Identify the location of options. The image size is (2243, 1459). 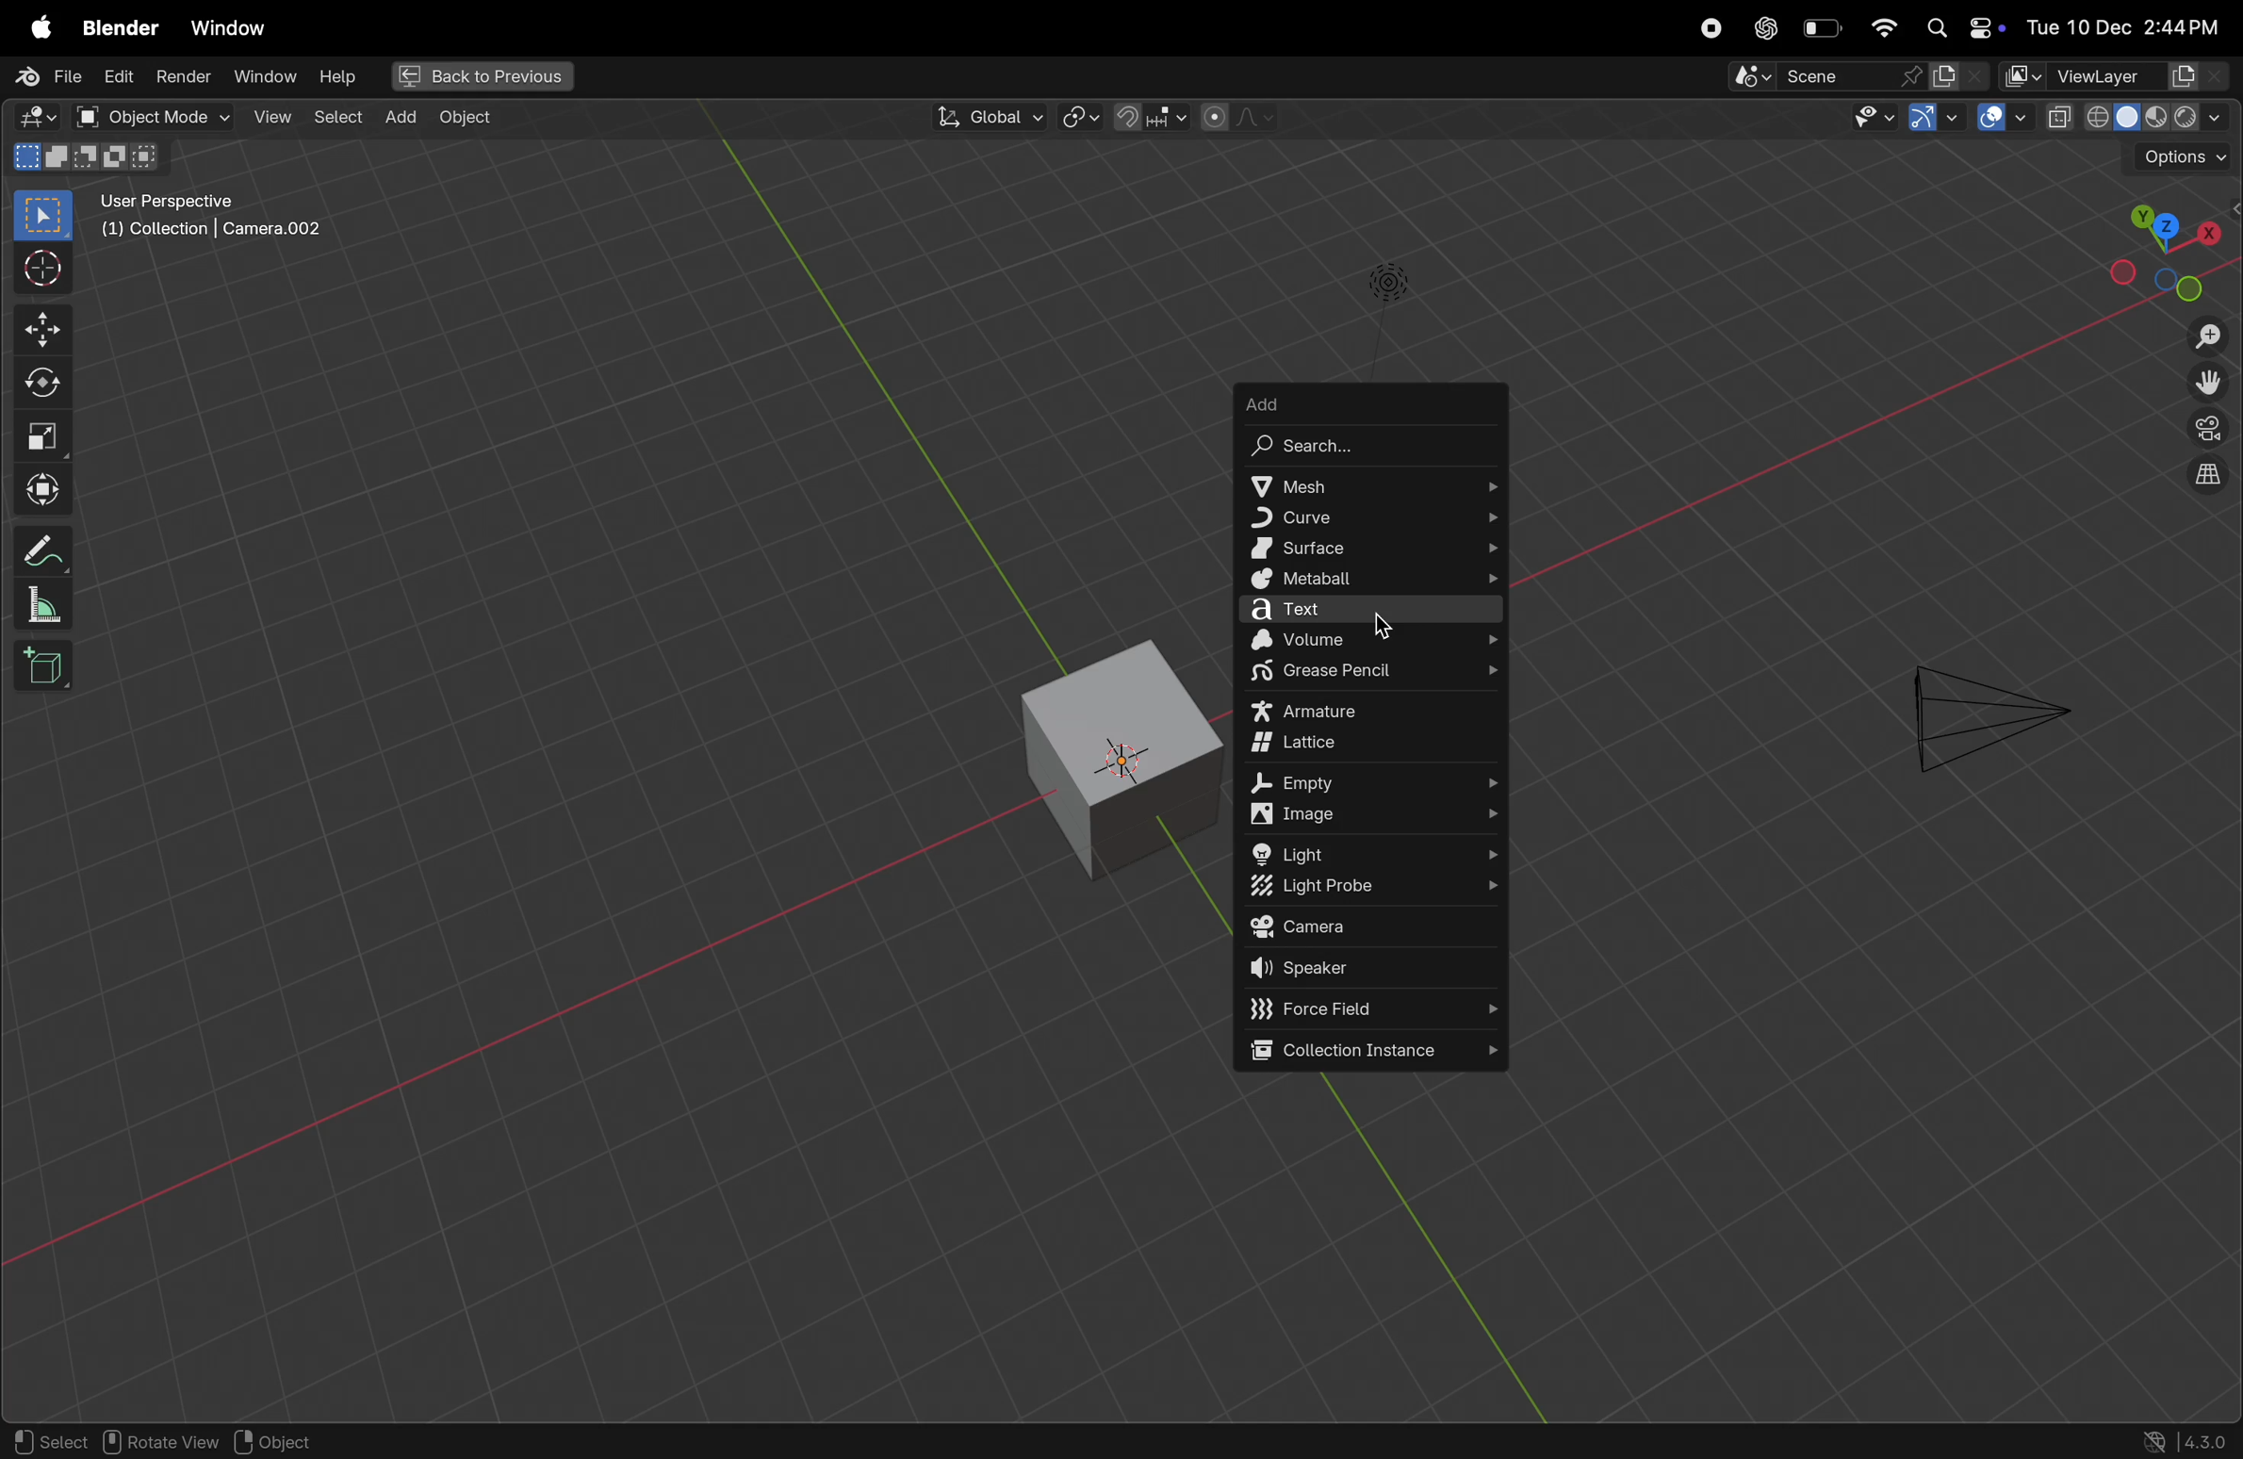
(2182, 161).